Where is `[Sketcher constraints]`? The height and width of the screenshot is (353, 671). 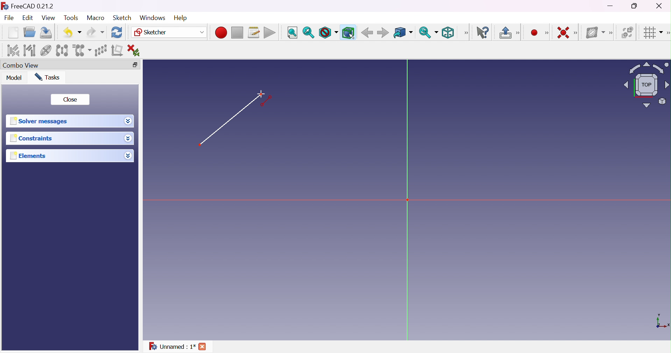 [Sketcher constraints] is located at coordinates (577, 33).